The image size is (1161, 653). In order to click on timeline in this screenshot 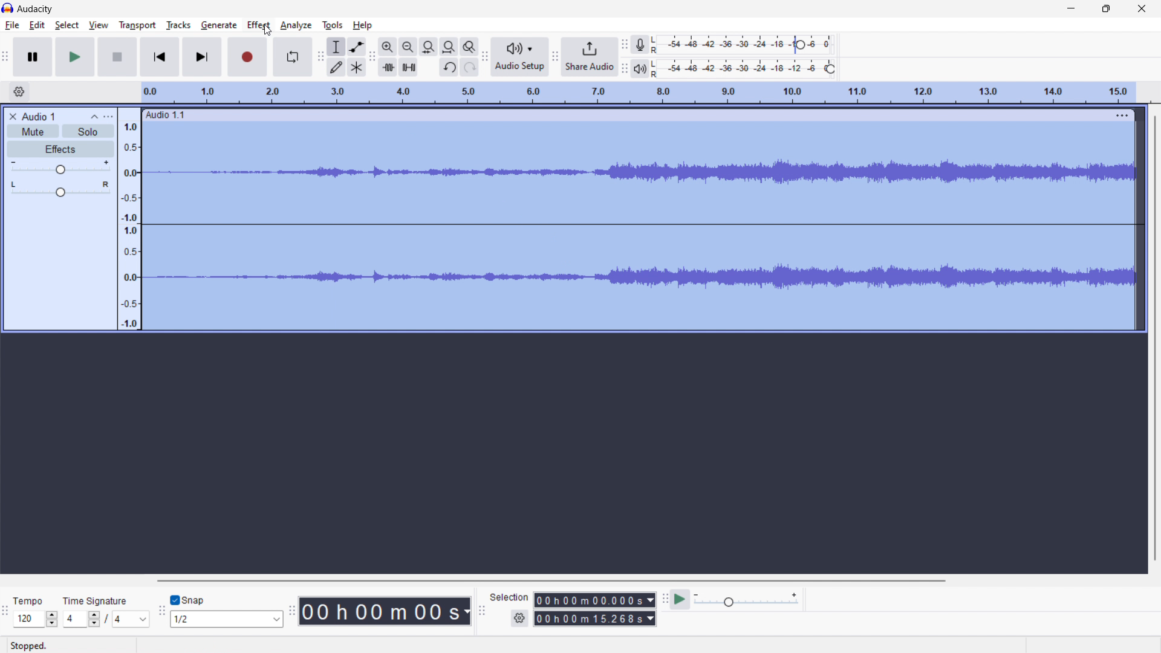, I will do `click(639, 93)`.